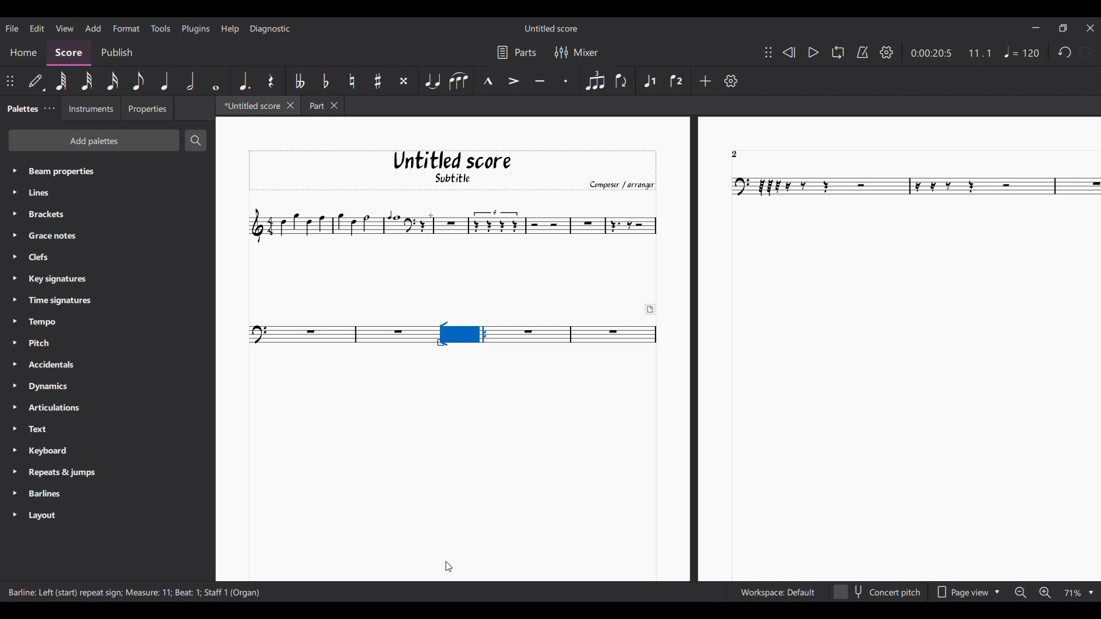  I want to click on Whole note, so click(216, 80).